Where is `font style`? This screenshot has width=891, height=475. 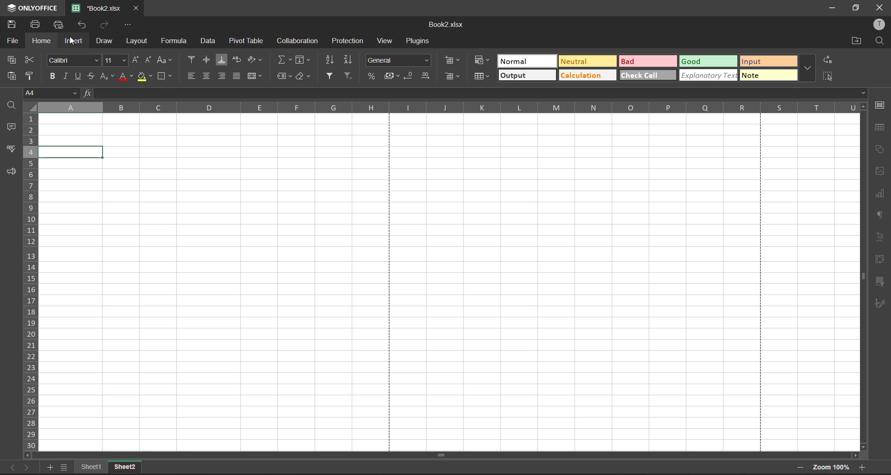
font style is located at coordinates (72, 60).